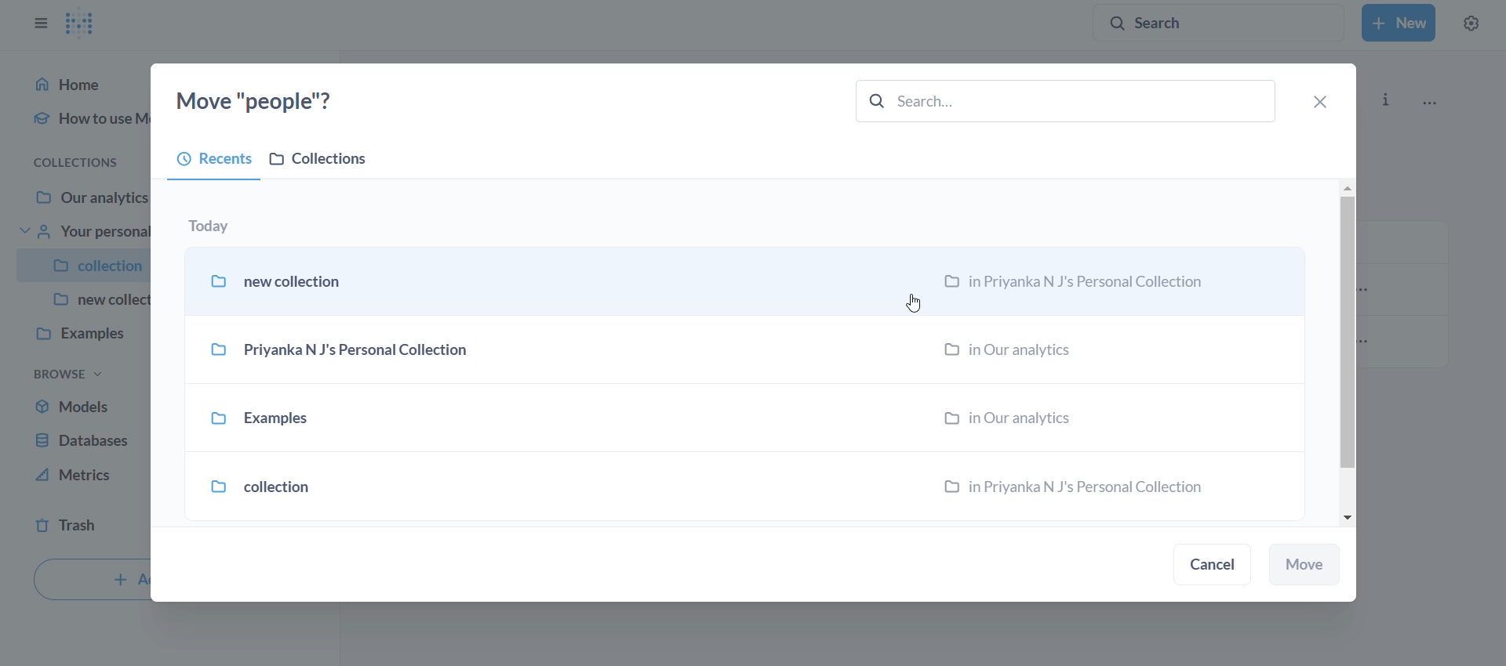  What do you see at coordinates (1348, 352) in the screenshot?
I see `vertical scroll bar` at bounding box center [1348, 352].